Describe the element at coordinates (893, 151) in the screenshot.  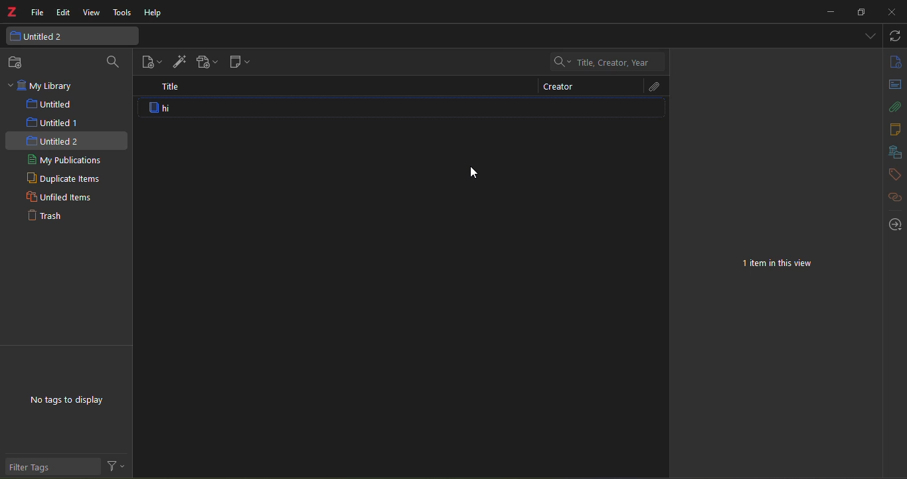
I see `library` at that location.